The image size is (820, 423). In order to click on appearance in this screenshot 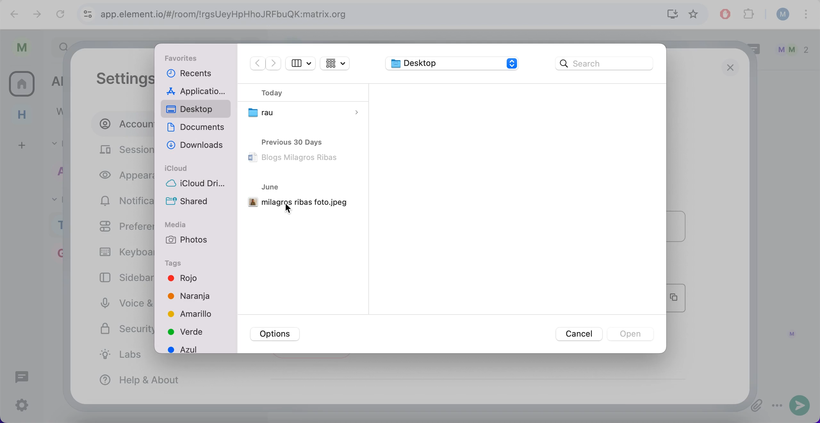, I will do `click(122, 177)`.